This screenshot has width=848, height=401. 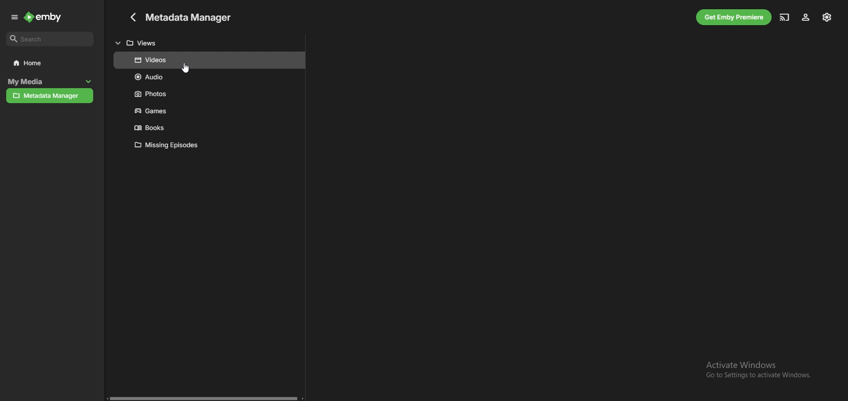 I want to click on metadata manager, so click(x=191, y=16).